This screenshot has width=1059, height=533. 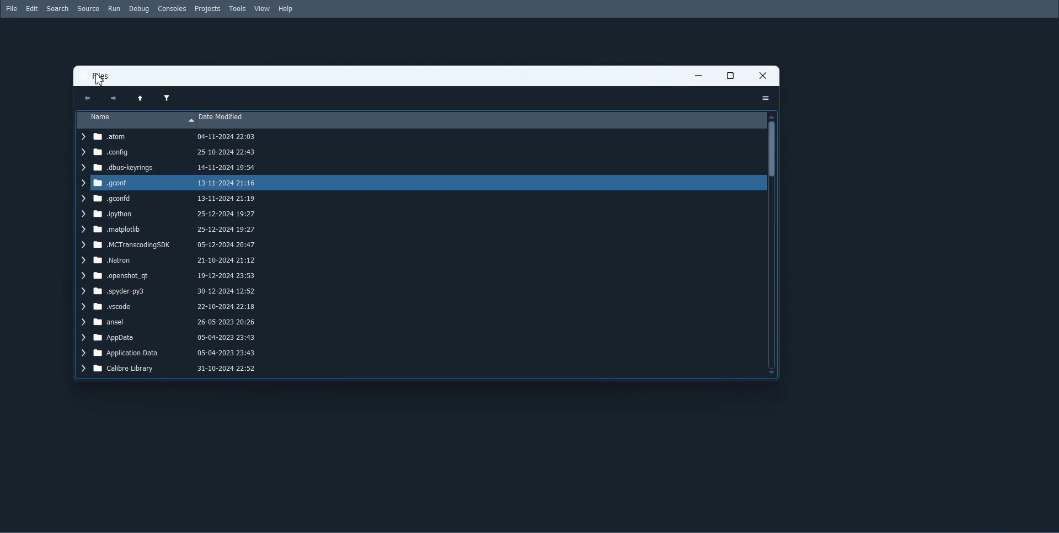 What do you see at coordinates (167, 215) in the screenshot?
I see `ipython 25-12-2024 19:27` at bounding box center [167, 215].